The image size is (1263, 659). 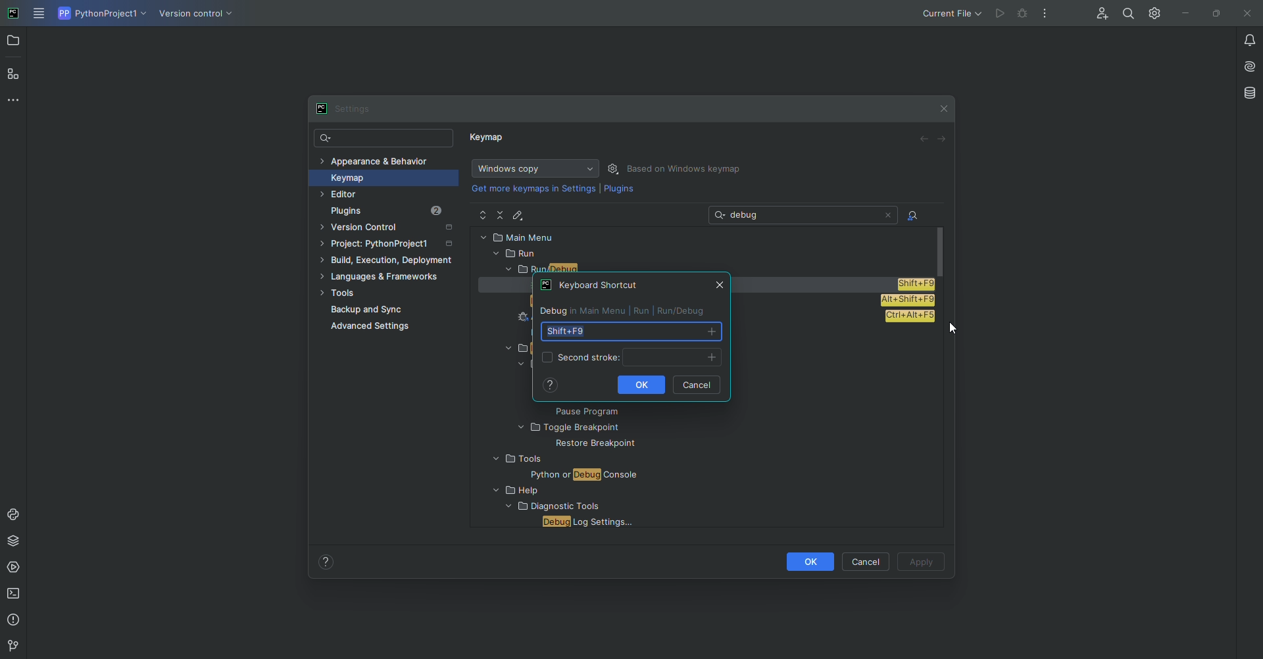 I want to click on Backup and Sync, so click(x=393, y=310).